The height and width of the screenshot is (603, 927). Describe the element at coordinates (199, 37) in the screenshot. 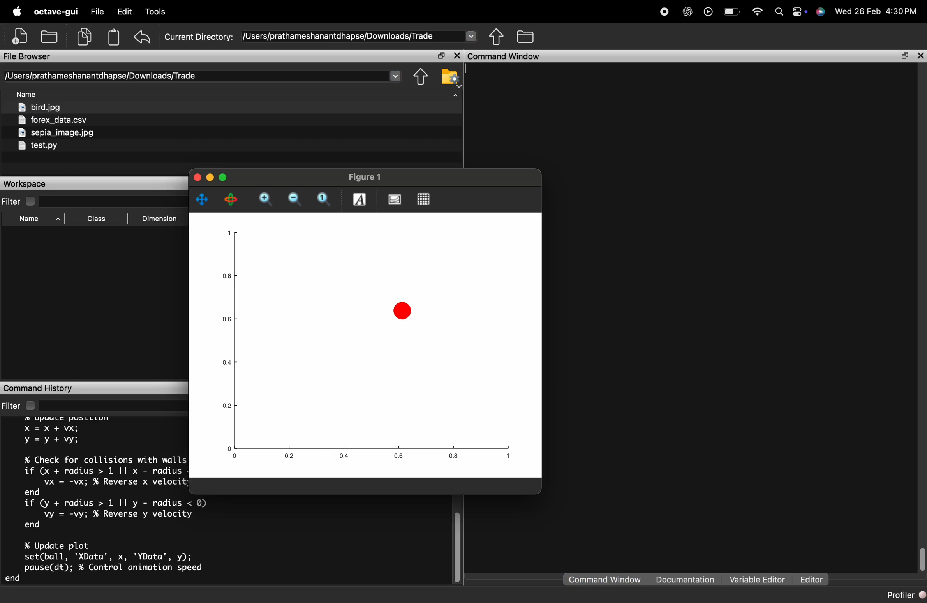

I see `Current Directory:` at that location.